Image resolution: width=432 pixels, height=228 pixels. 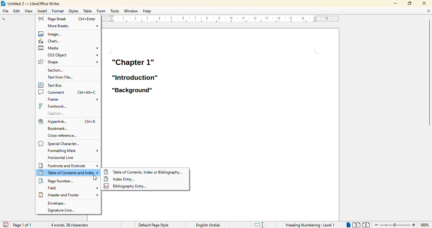 I want to click on text from file, so click(x=60, y=77).